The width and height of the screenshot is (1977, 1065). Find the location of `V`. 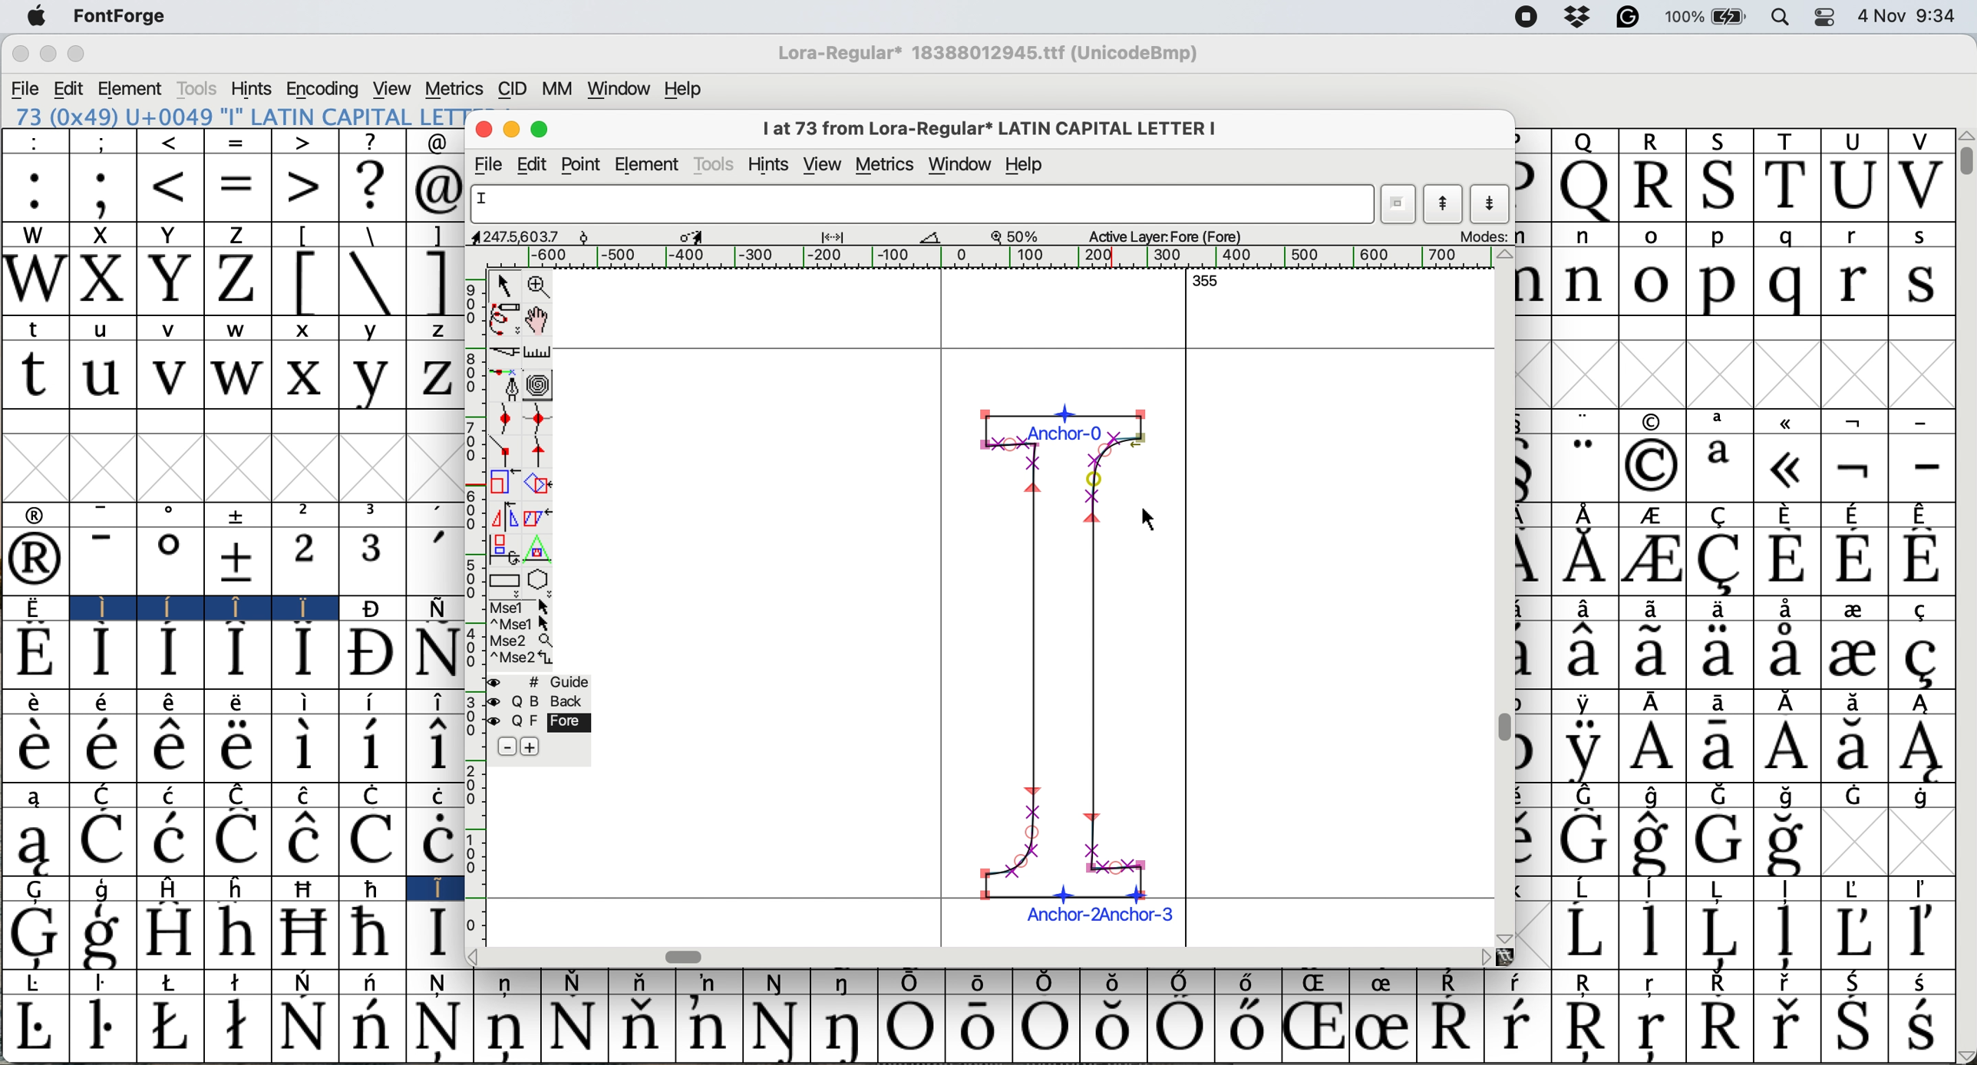

V is located at coordinates (1920, 186).